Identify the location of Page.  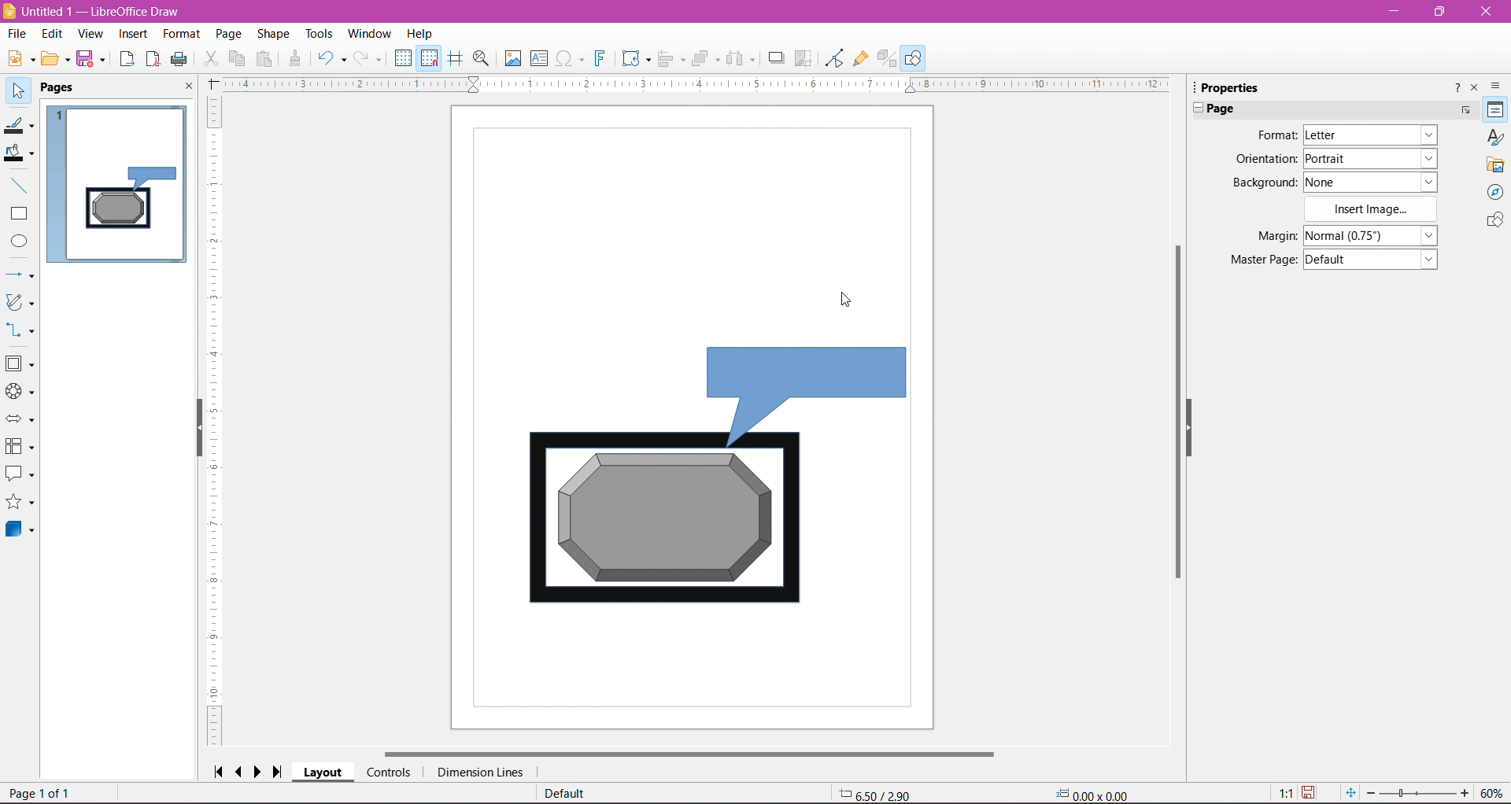
(1227, 109).